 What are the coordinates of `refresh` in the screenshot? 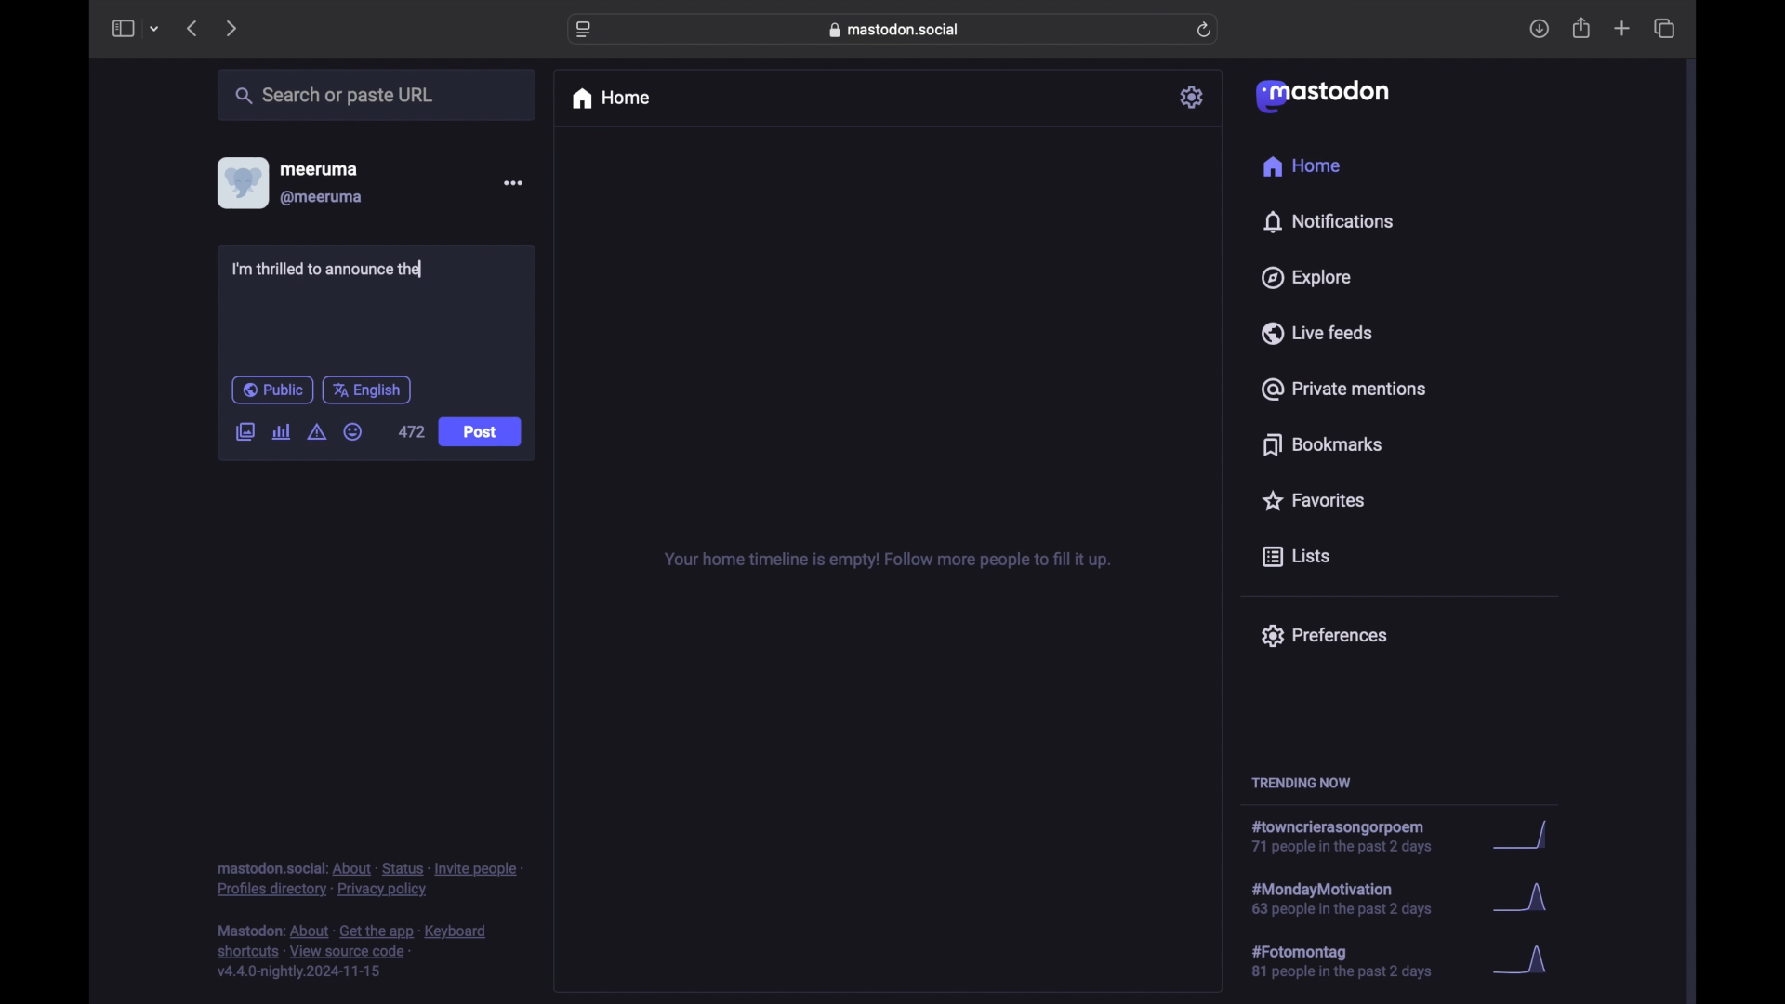 It's located at (1204, 30).